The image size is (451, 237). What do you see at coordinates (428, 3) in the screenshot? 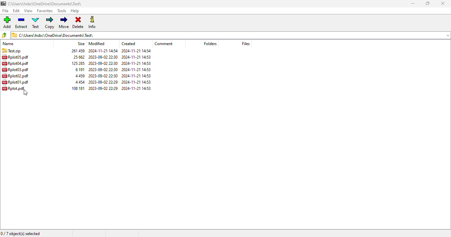
I see `maximize` at bounding box center [428, 3].